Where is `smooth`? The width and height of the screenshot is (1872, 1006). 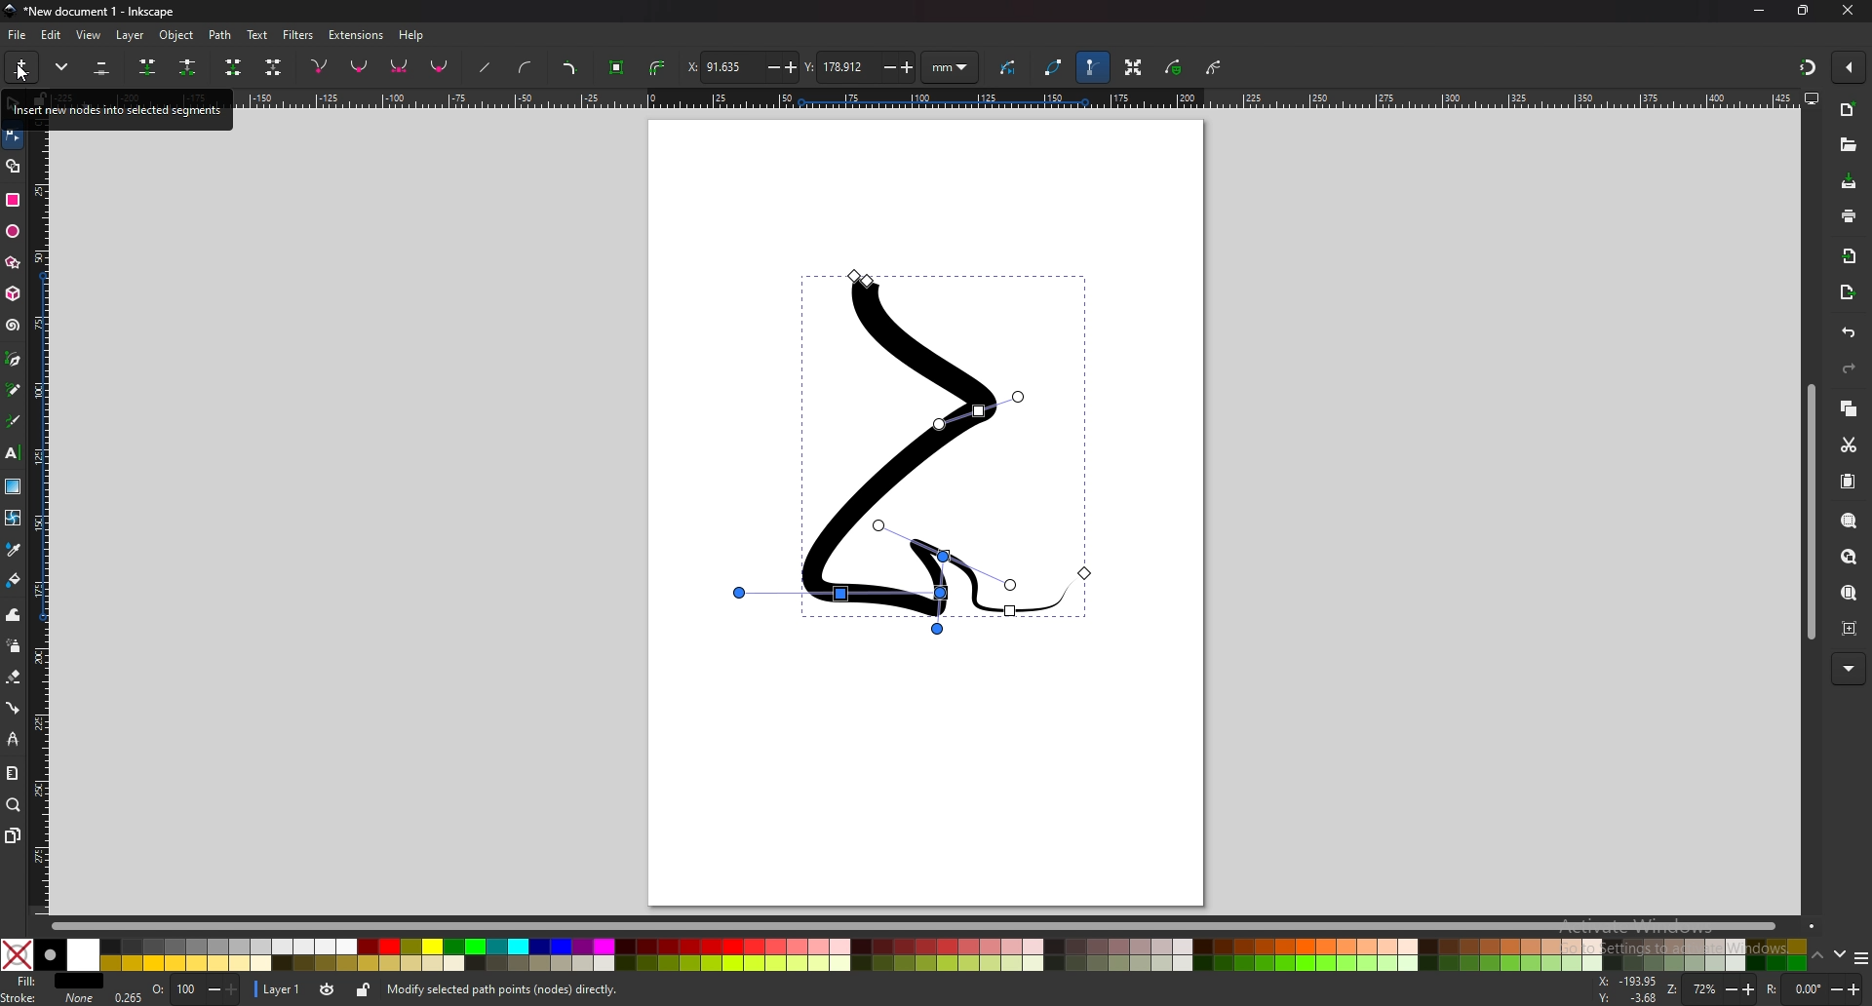 smooth is located at coordinates (361, 67).